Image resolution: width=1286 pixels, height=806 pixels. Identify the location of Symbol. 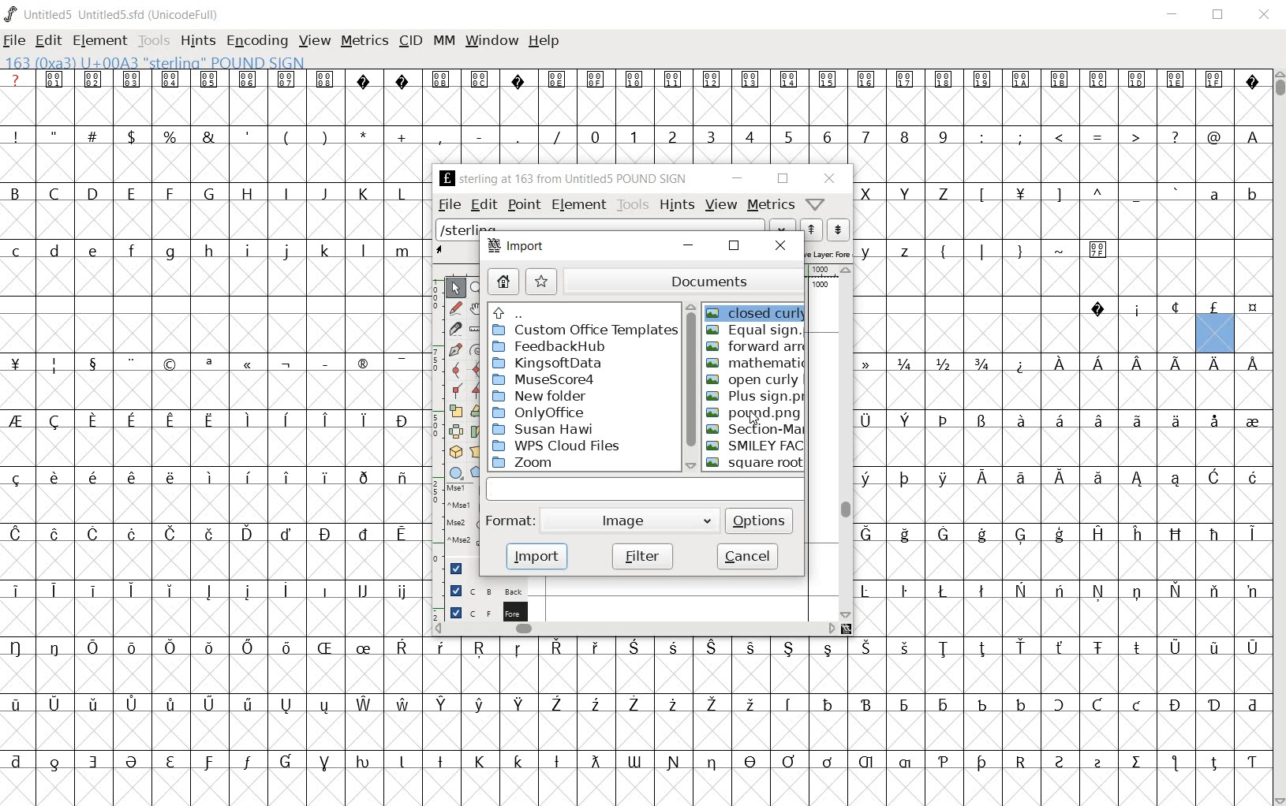
(55, 421).